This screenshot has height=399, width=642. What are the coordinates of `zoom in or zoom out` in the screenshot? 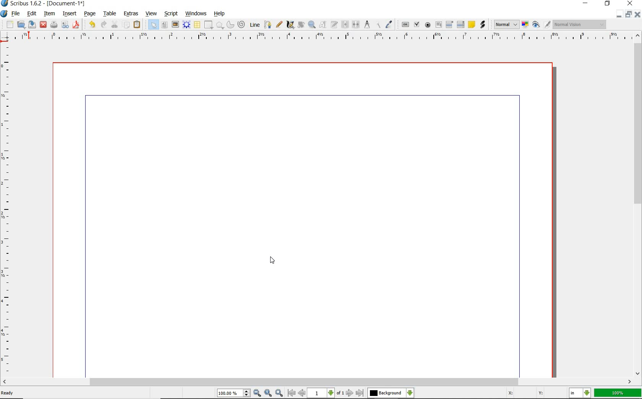 It's located at (311, 25).